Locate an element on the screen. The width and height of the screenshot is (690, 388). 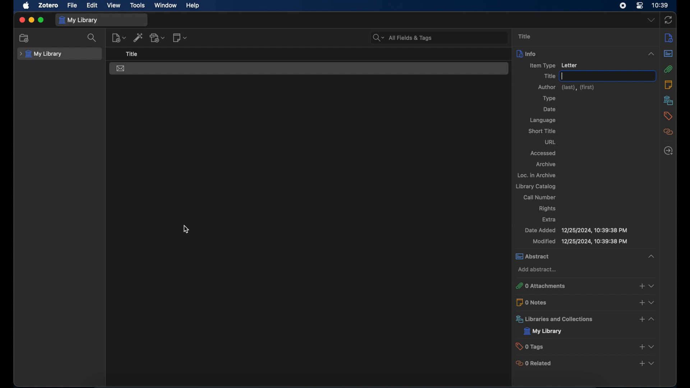
Letter is located at coordinates (574, 65).